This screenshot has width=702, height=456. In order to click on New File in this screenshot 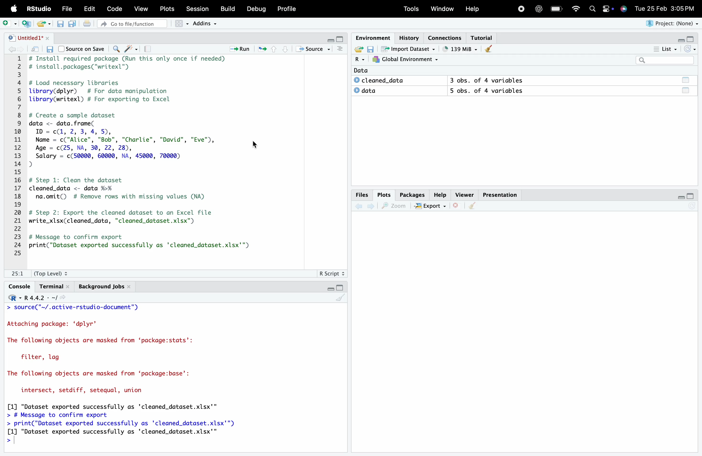, I will do `click(9, 23)`.